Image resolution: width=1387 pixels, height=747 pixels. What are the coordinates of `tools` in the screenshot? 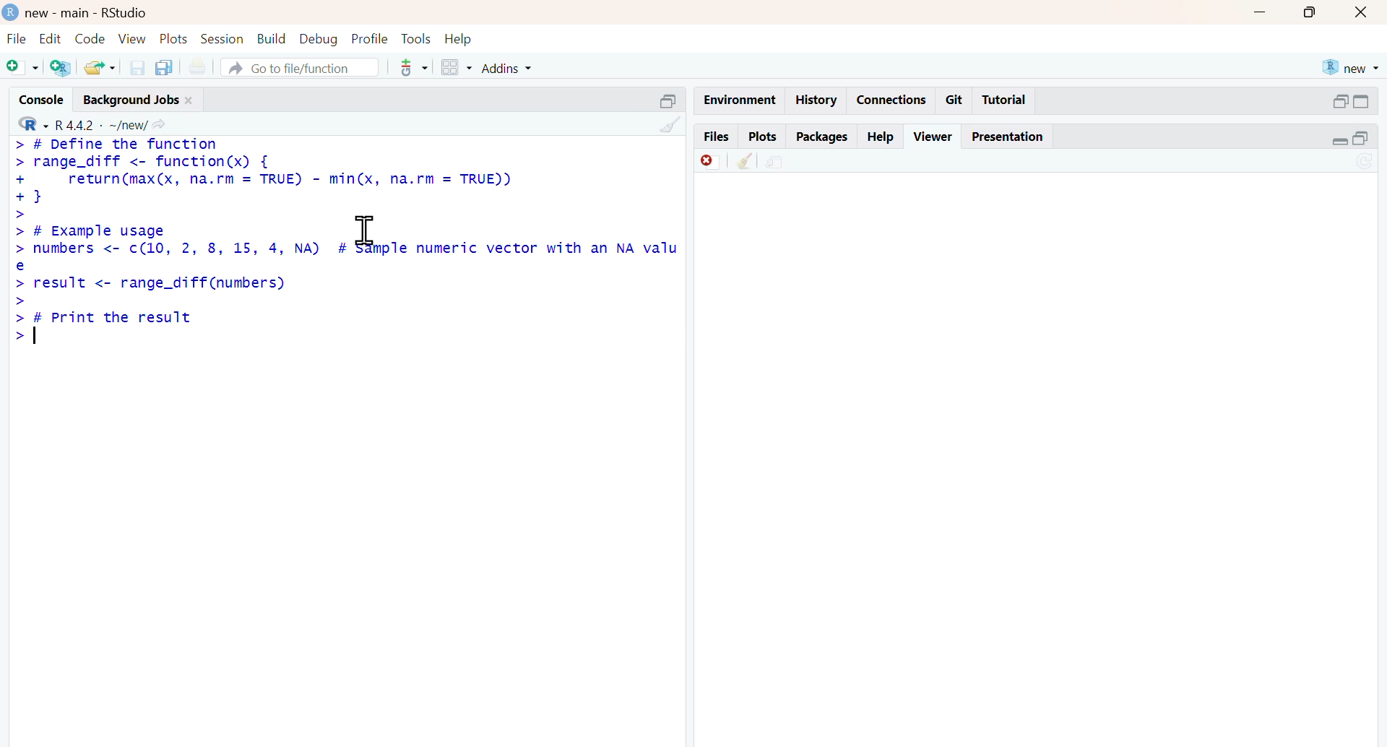 It's located at (418, 38).